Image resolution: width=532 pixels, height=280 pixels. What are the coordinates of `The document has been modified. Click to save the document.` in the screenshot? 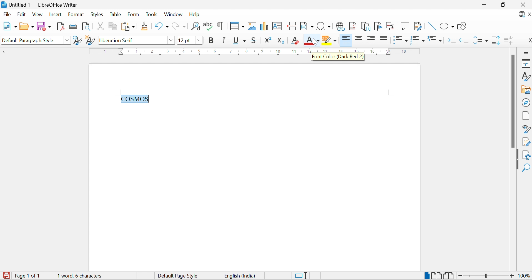 It's located at (6, 275).